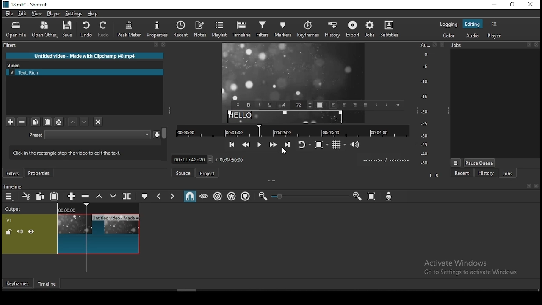  What do you see at coordinates (23, 14) in the screenshot?
I see `edit` at bounding box center [23, 14].